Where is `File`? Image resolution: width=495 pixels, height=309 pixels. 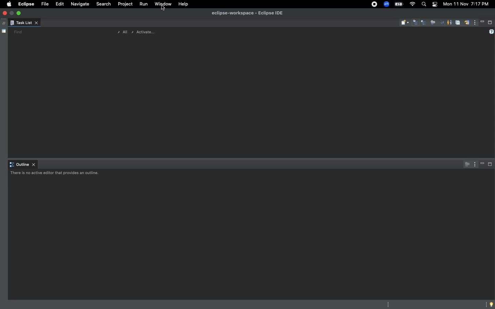
File is located at coordinates (44, 4).